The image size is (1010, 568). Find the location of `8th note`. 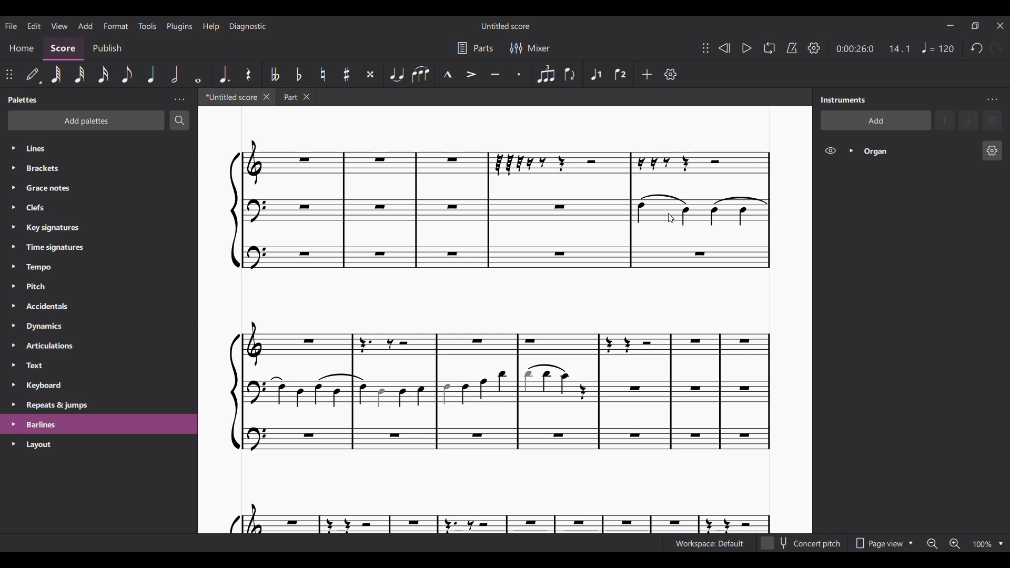

8th note is located at coordinates (127, 74).